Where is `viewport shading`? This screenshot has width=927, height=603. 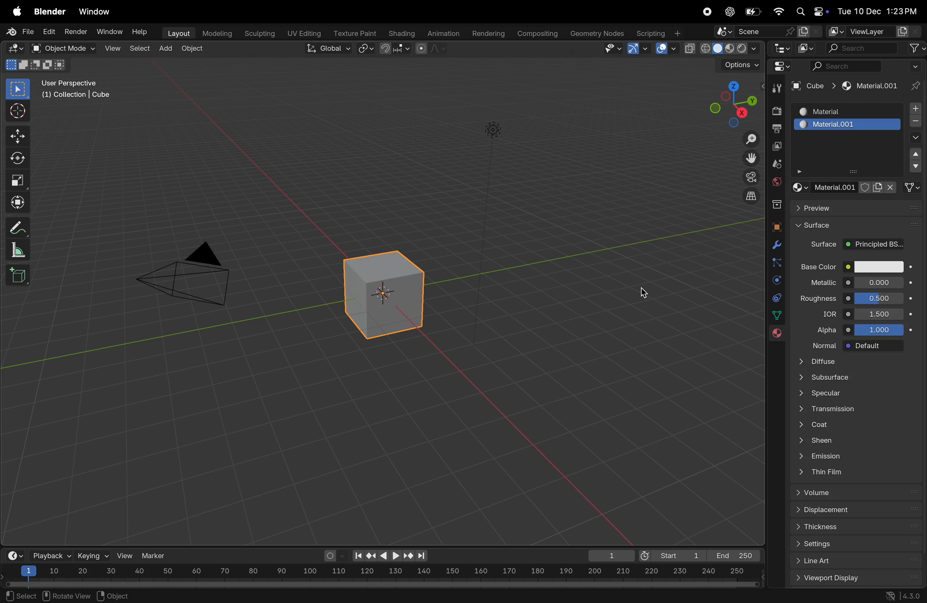 viewport shading is located at coordinates (721, 46).